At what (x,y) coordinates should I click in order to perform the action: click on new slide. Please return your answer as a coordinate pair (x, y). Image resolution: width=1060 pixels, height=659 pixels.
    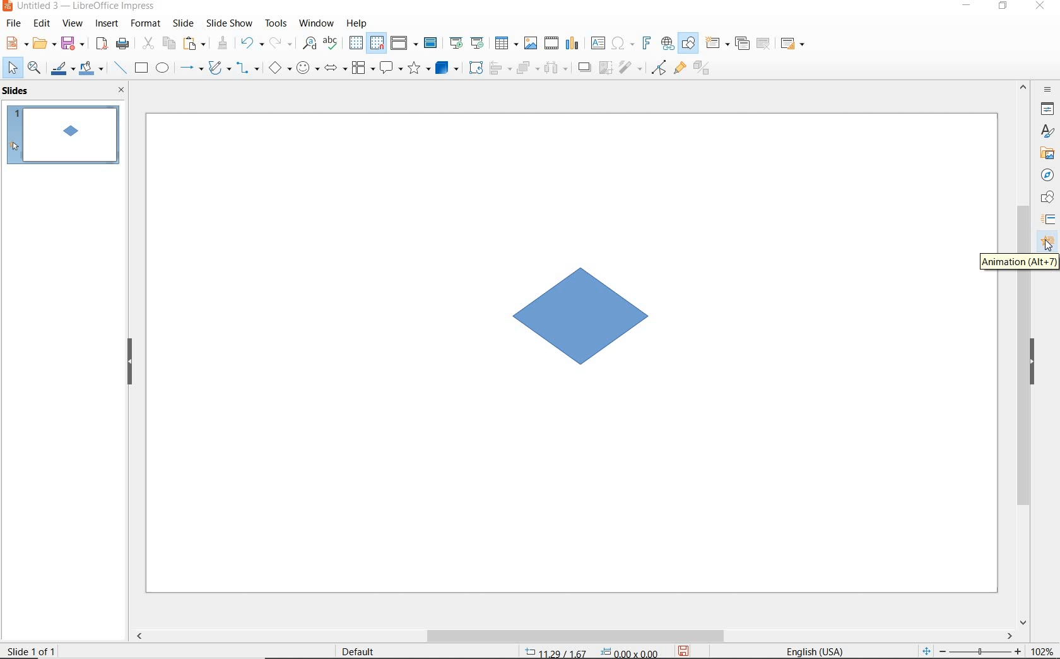
    Looking at the image, I should click on (716, 43).